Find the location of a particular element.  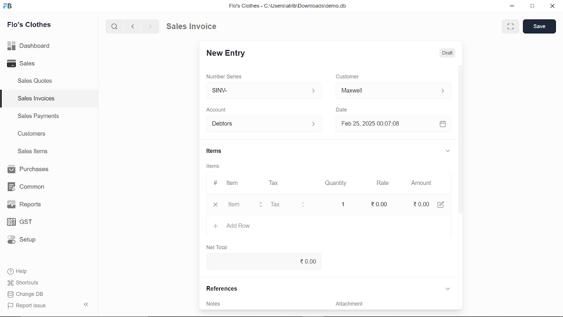

Sales Payments is located at coordinates (38, 116).